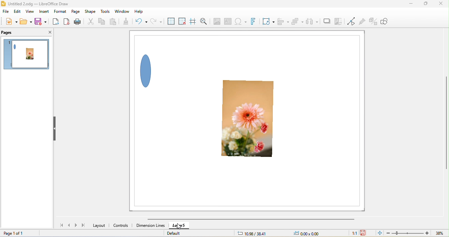 The height and width of the screenshot is (237, 449). What do you see at coordinates (249, 121) in the screenshot?
I see `photo` at bounding box center [249, 121].